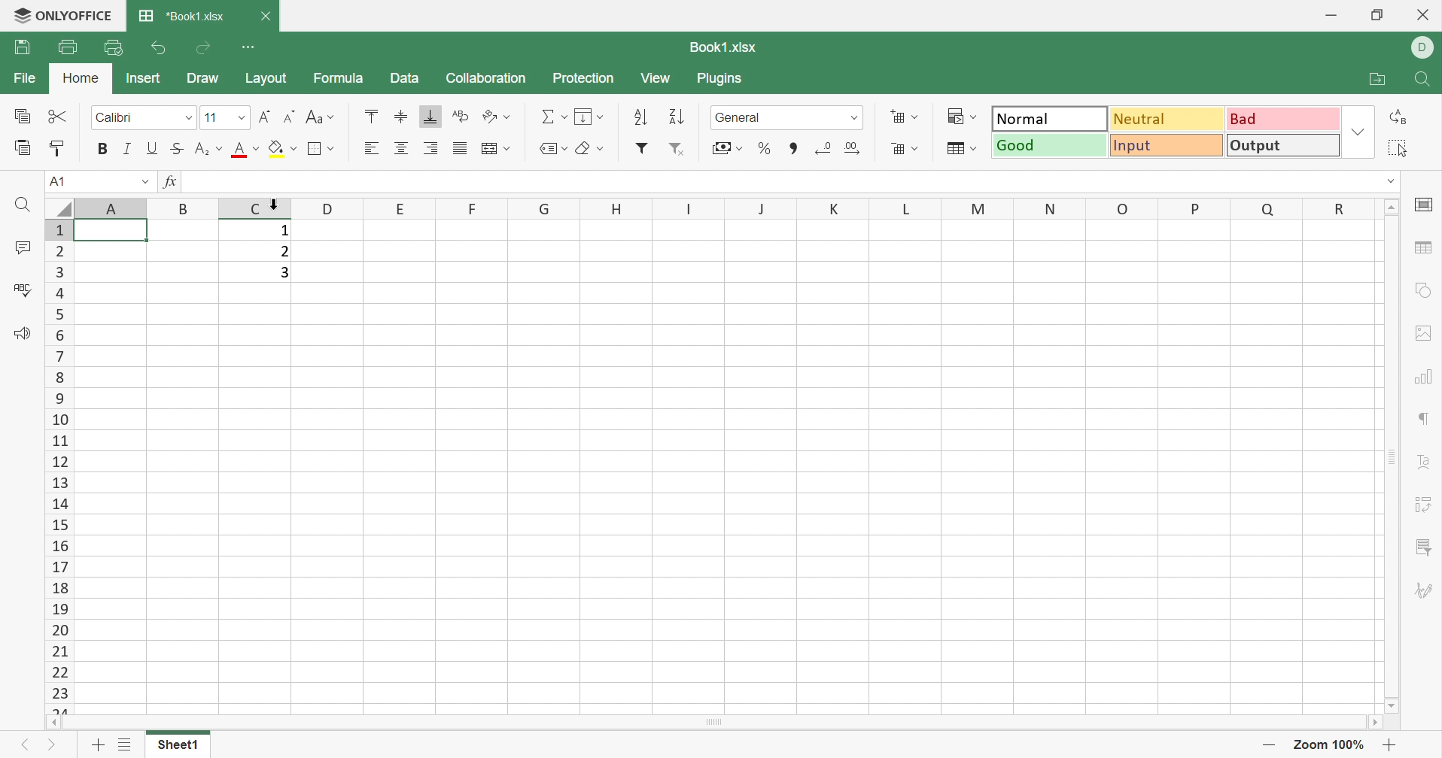 The width and height of the screenshot is (1442, 758). Describe the element at coordinates (978, 148) in the screenshot. I see `Drop Down` at that location.